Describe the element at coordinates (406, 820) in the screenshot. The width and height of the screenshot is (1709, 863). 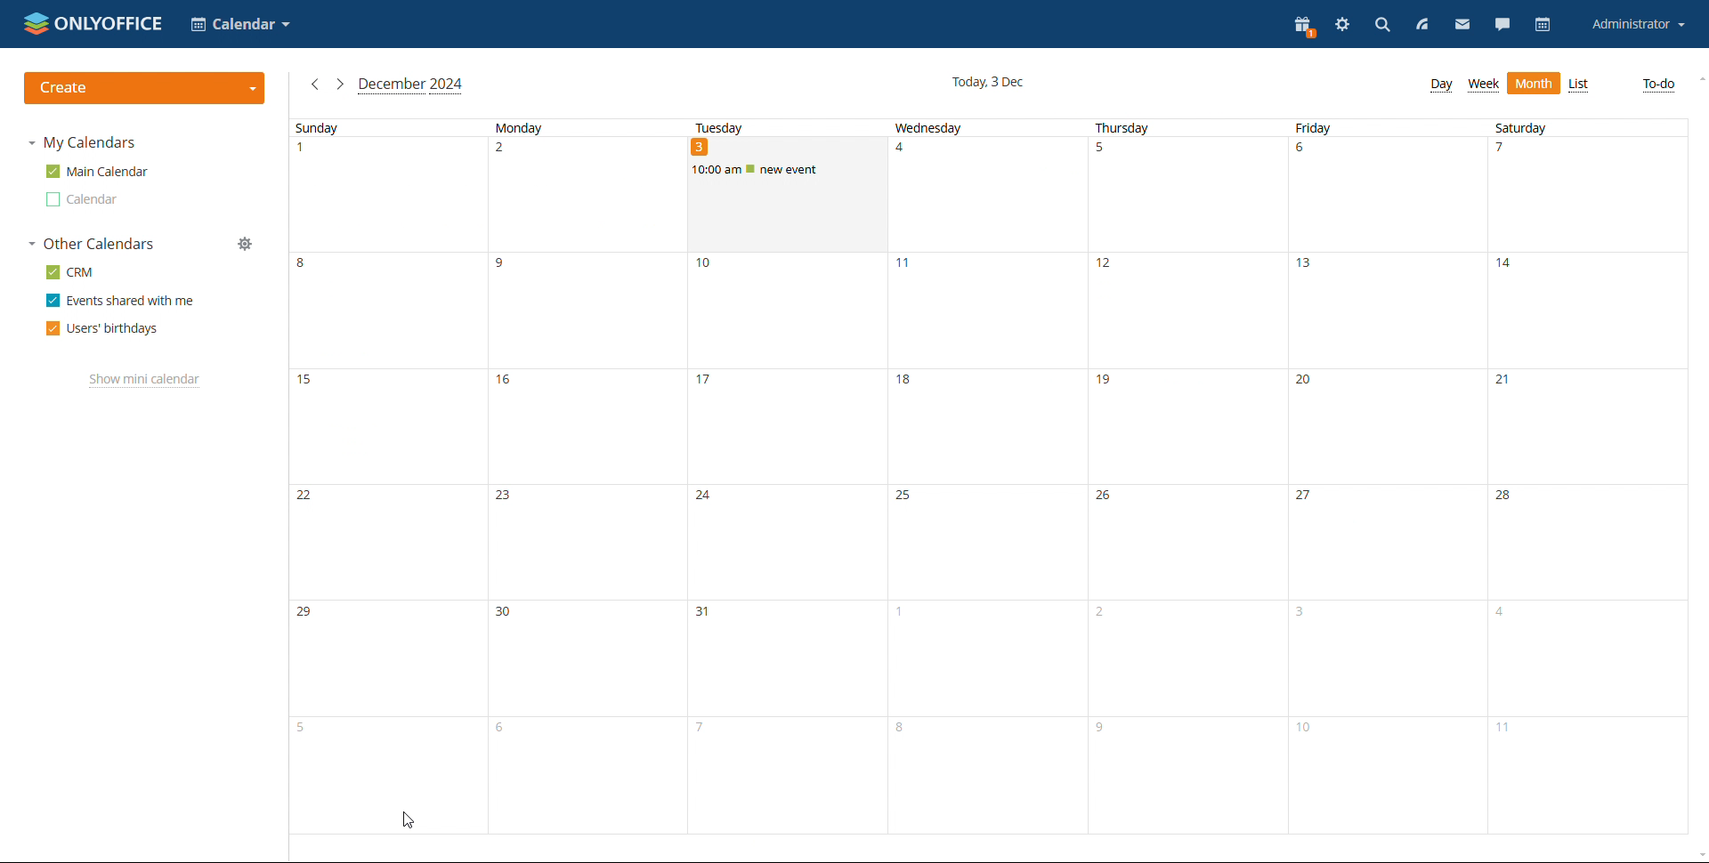
I see `cursor` at that location.